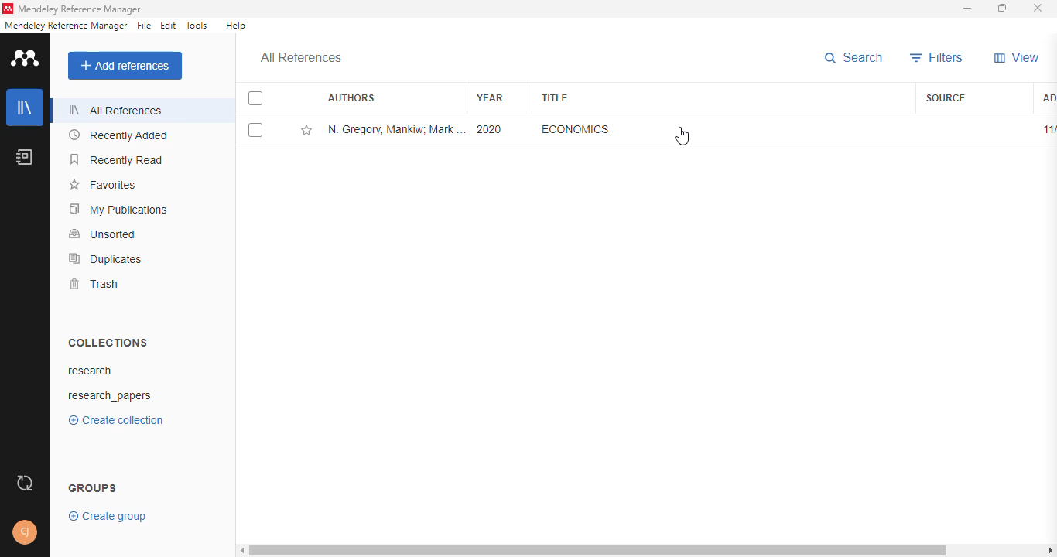 The width and height of the screenshot is (1057, 557). Describe the element at coordinates (490, 128) in the screenshot. I see `2020` at that location.